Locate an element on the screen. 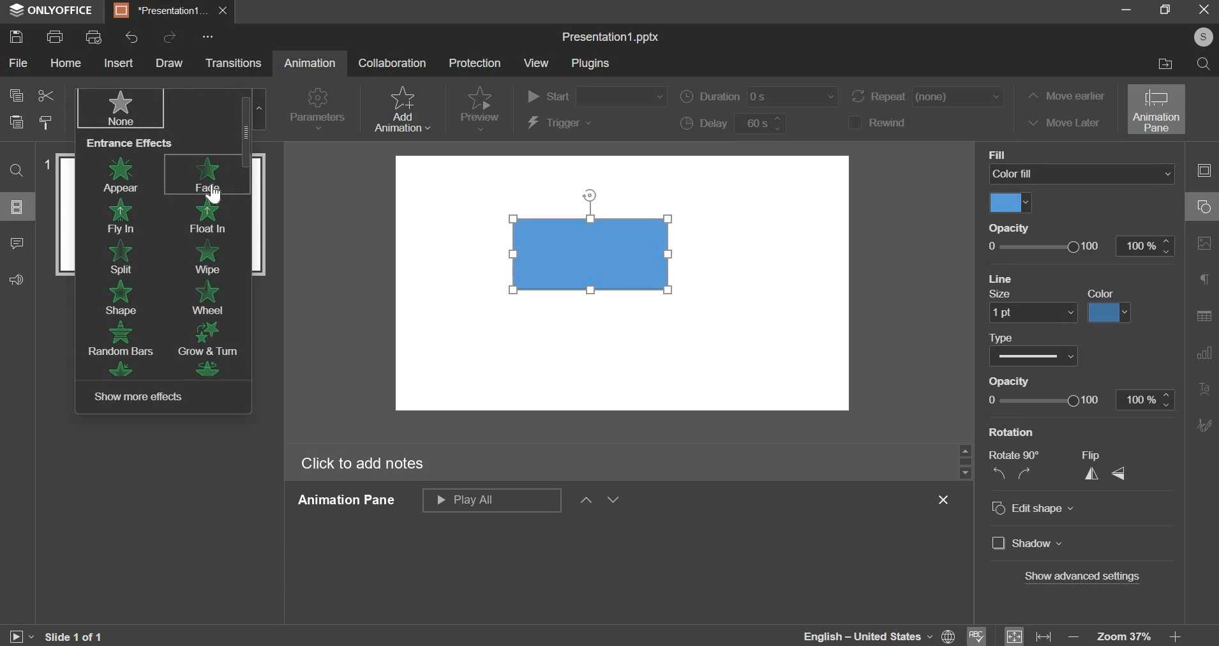 The width and height of the screenshot is (1219, 646). add animation is located at coordinates (405, 109).